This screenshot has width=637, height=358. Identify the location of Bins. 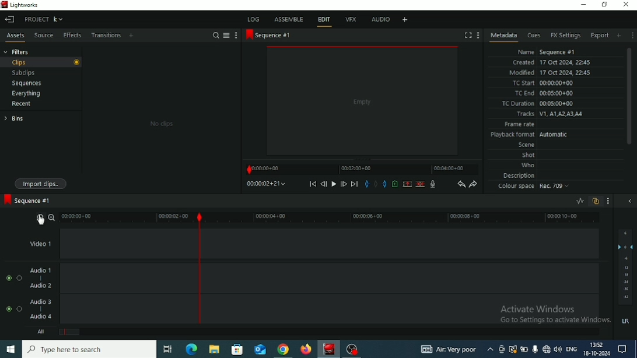
(13, 118).